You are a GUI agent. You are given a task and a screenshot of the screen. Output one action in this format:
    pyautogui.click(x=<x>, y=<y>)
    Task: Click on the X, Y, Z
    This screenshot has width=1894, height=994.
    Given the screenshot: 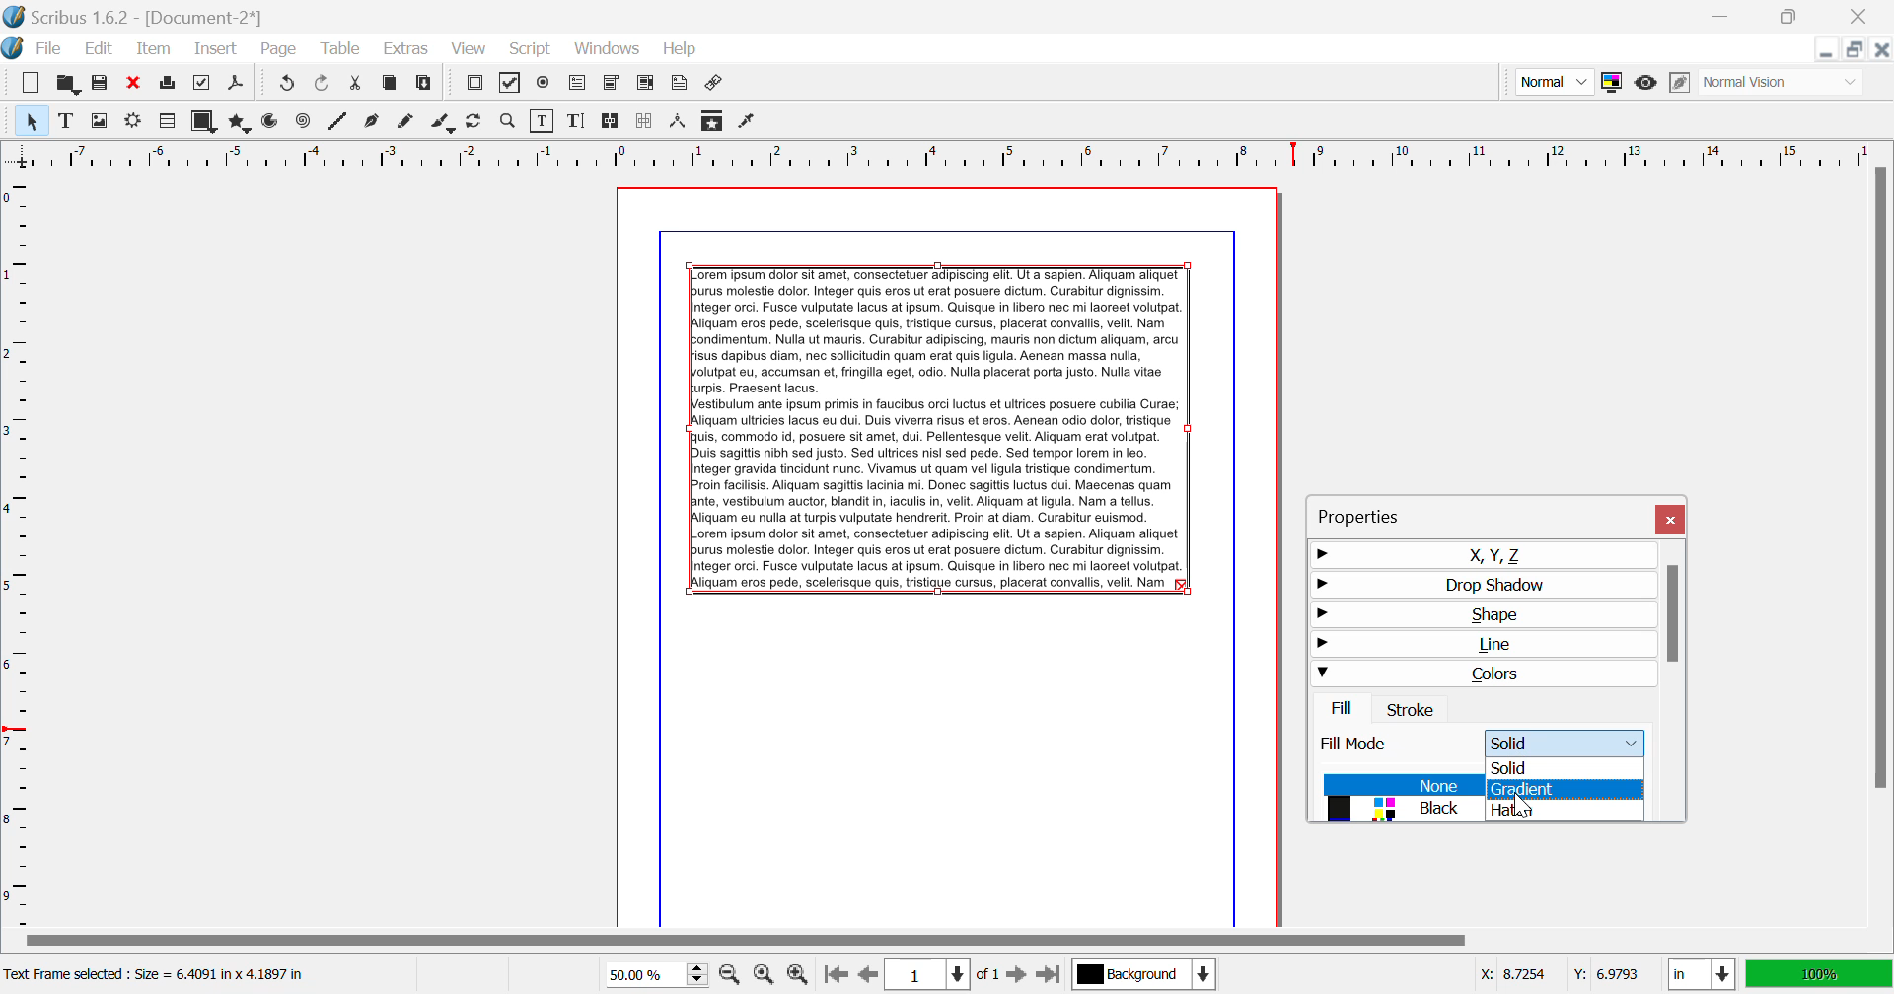 What is the action you would take?
    pyautogui.click(x=1482, y=554)
    